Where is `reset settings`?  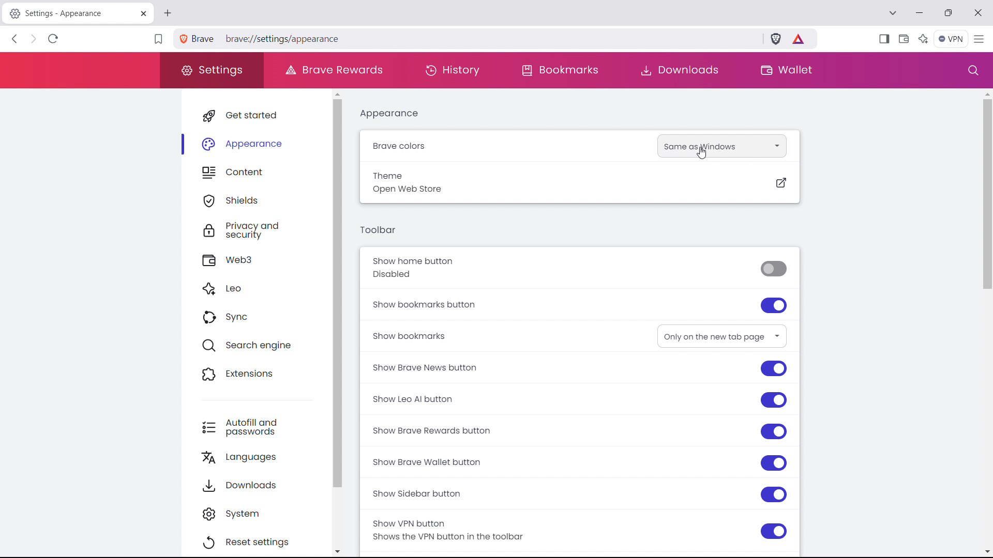 reset settings is located at coordinates (260, 540).